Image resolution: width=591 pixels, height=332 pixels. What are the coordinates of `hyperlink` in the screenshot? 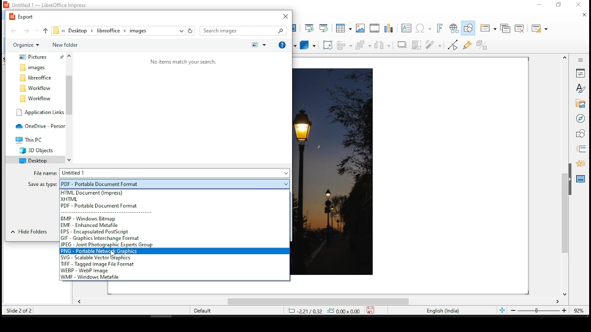 It's located at (454, 27).